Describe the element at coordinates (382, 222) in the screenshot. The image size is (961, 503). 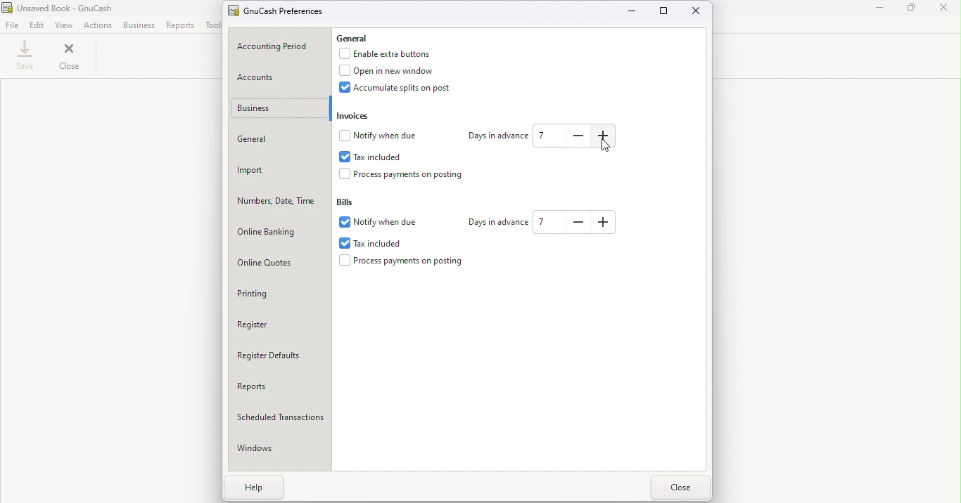
I see `Notify when due` at that location.